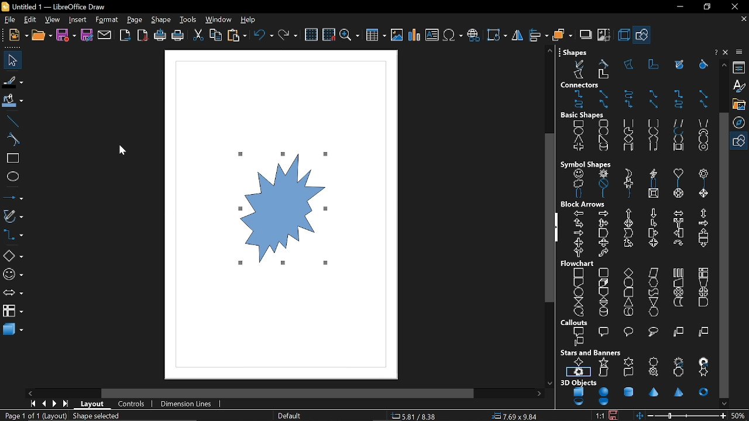 The image size is (749, 421). Describe the element at coordinates (277, 208) in the screenshot. I see `Add a starburst shape with custom points added` at that location.